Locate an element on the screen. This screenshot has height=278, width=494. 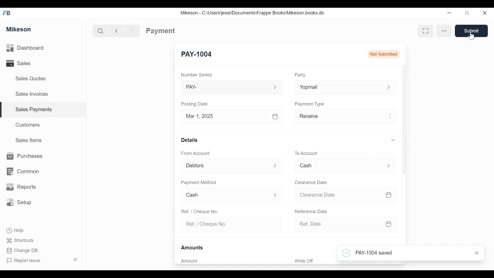
Details is located at coordinates (190, 140).